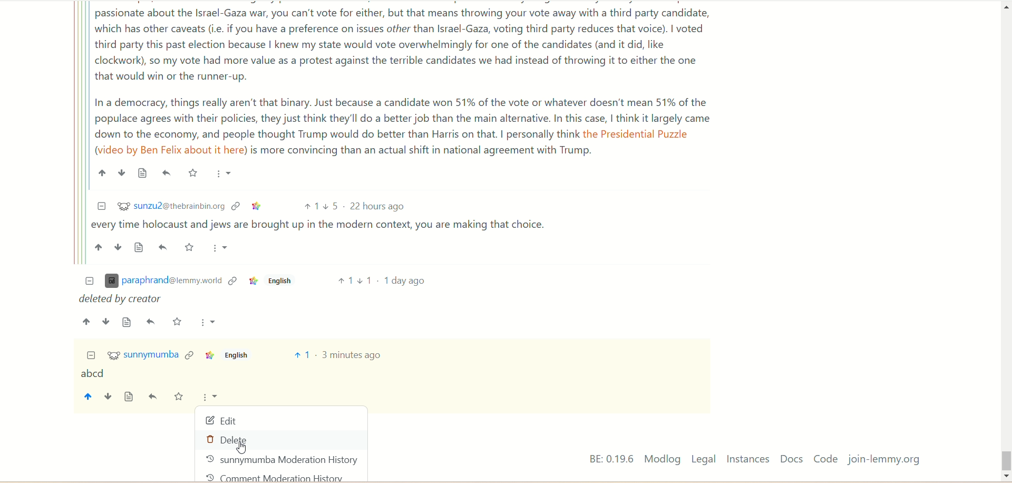  What do you see at coordinates (793, 459) in the screenshot?
I see `Docs` at bounding box center [793, 459].